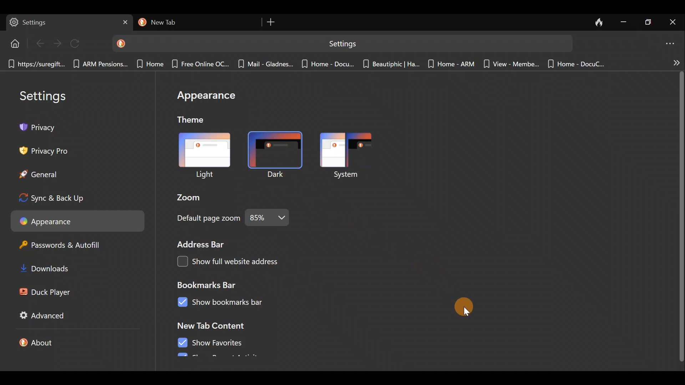 The image size is (685, 385). Describe the element at coordinates (100, 65) in the screenshot. I see `Bookmark 2` at that location.